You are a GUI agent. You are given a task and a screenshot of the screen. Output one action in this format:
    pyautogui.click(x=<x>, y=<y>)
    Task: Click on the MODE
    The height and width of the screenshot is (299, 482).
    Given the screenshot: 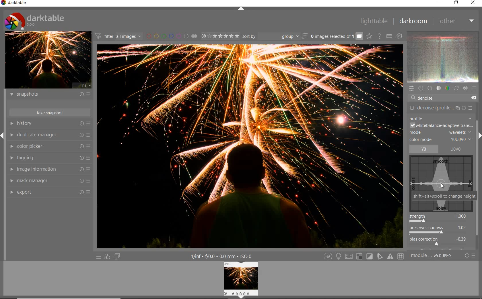 What is the action you would take?
    pyautogui.click(x=441, y=133)
    